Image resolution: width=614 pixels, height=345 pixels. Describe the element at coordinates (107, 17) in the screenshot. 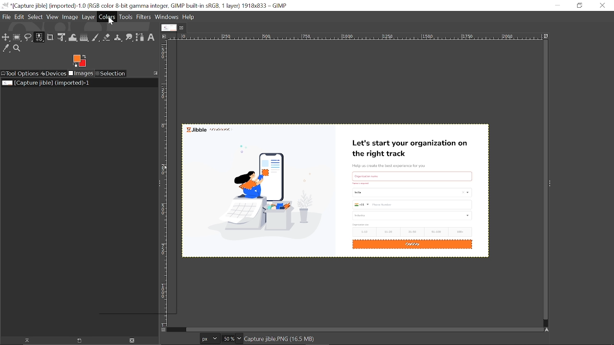

I see `Colors` at that location.